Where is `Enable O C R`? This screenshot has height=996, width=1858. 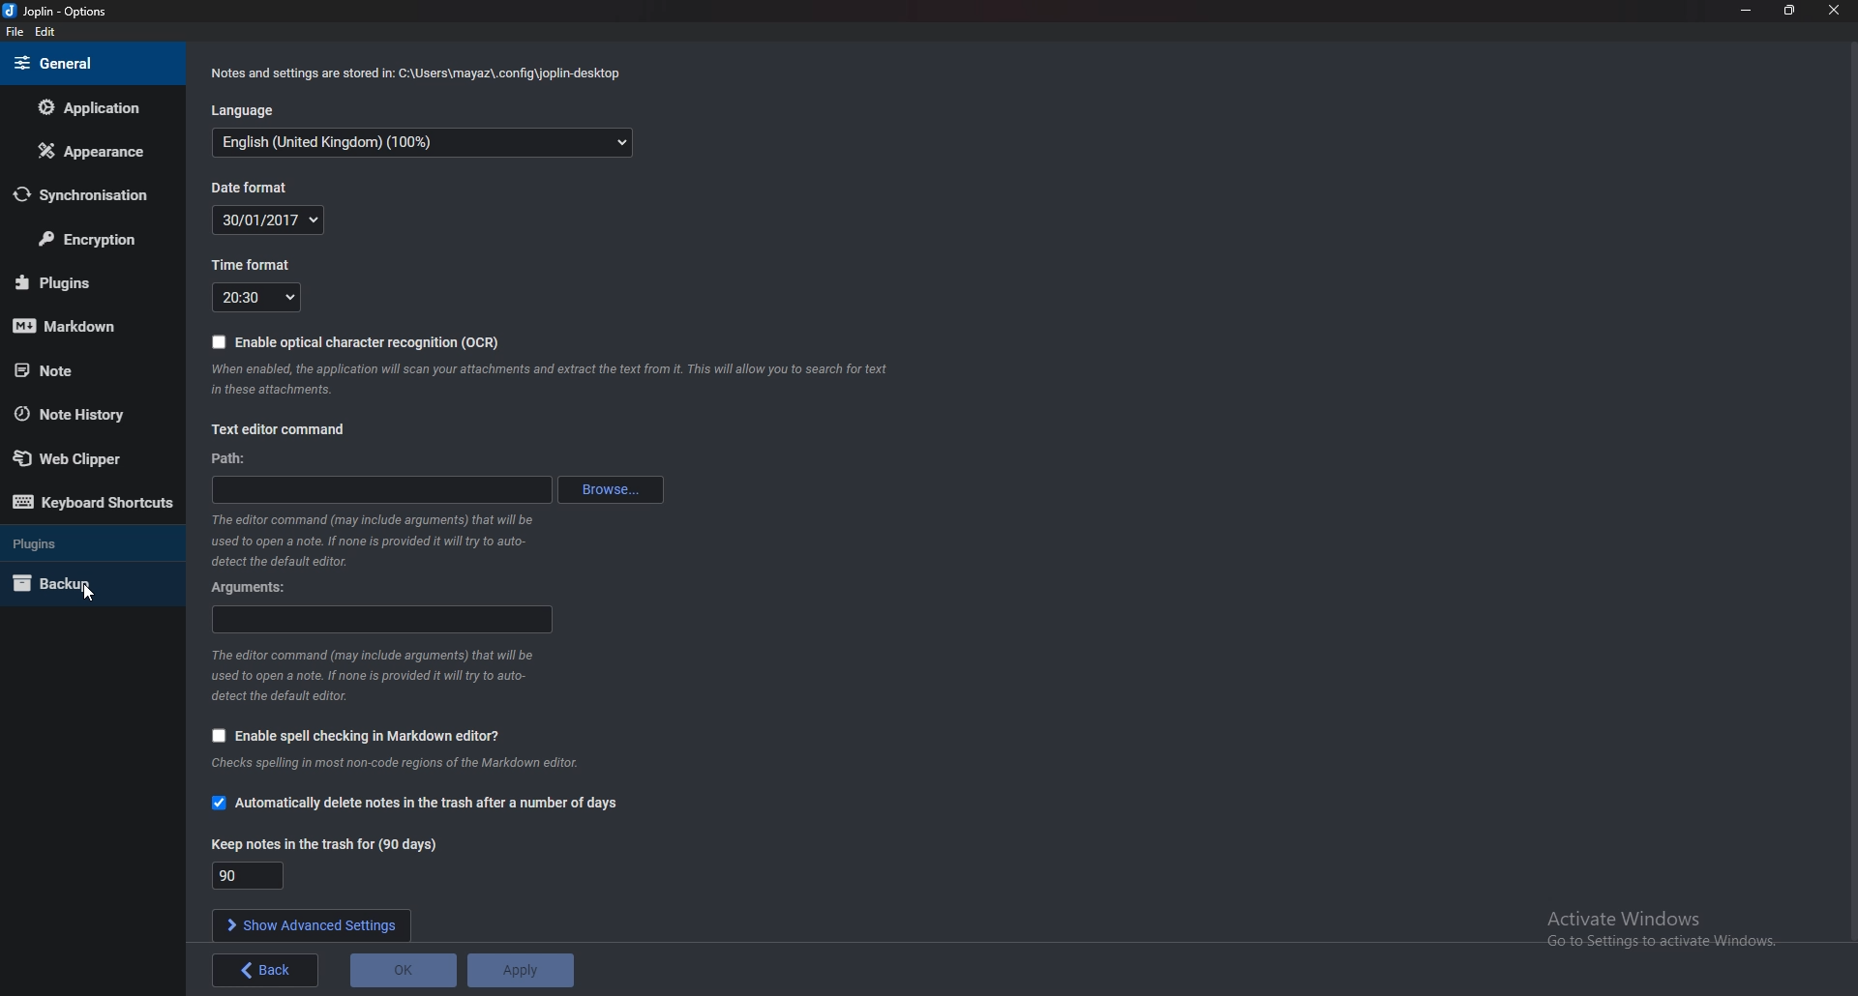 Enable O C R is located at coordinates (353, 340).